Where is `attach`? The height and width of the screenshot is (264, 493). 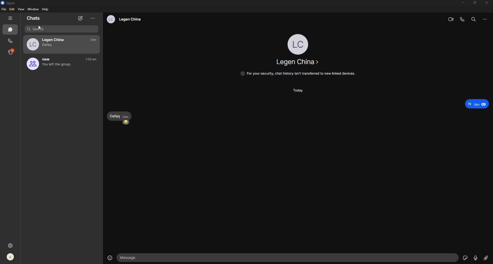
attach is located at coordinates (487, 258).